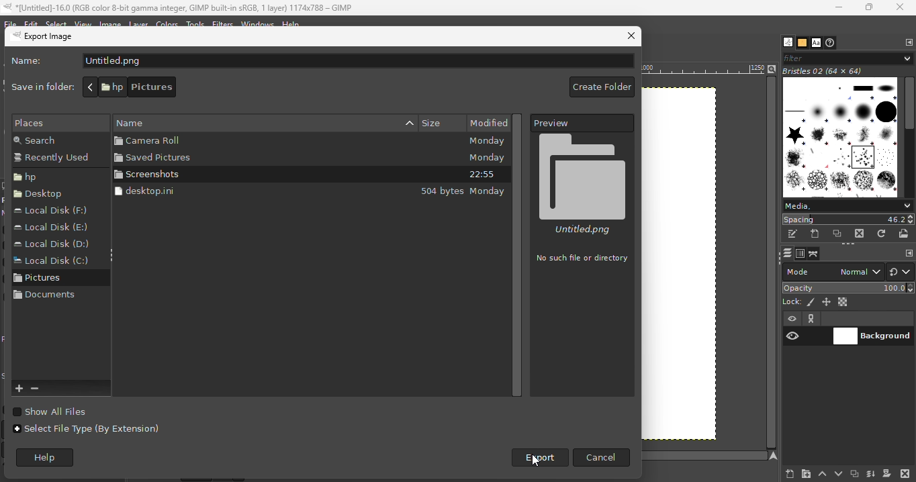 Image resolution: width=916 pixels, height=482 pixels. I want to click on Document history, so click(831, 43).